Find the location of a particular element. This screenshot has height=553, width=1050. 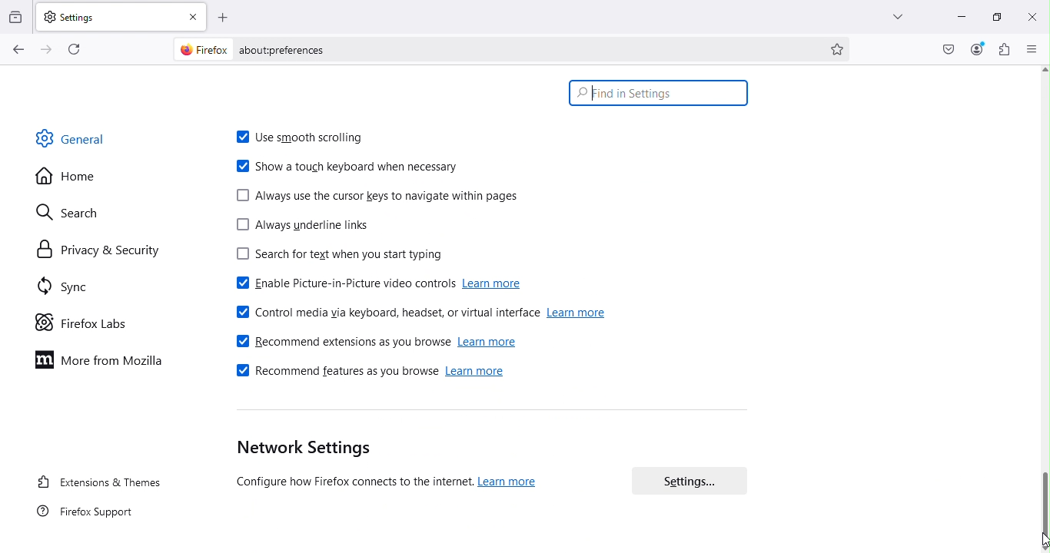

More from Mozilla is located at coordinates (104, 363).